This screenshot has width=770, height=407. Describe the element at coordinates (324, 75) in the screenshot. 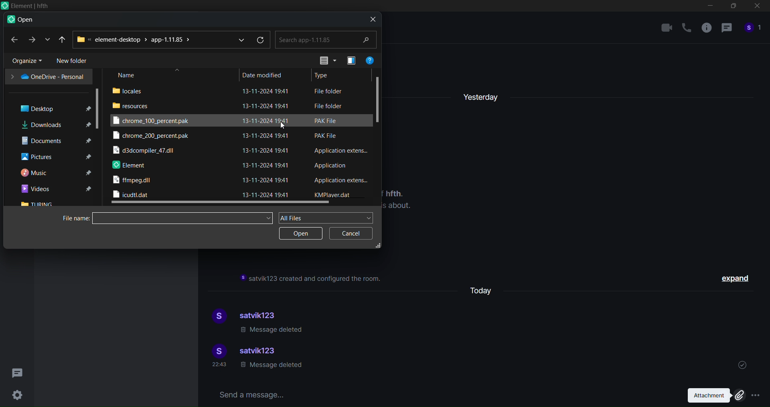

I see `type` at that location.